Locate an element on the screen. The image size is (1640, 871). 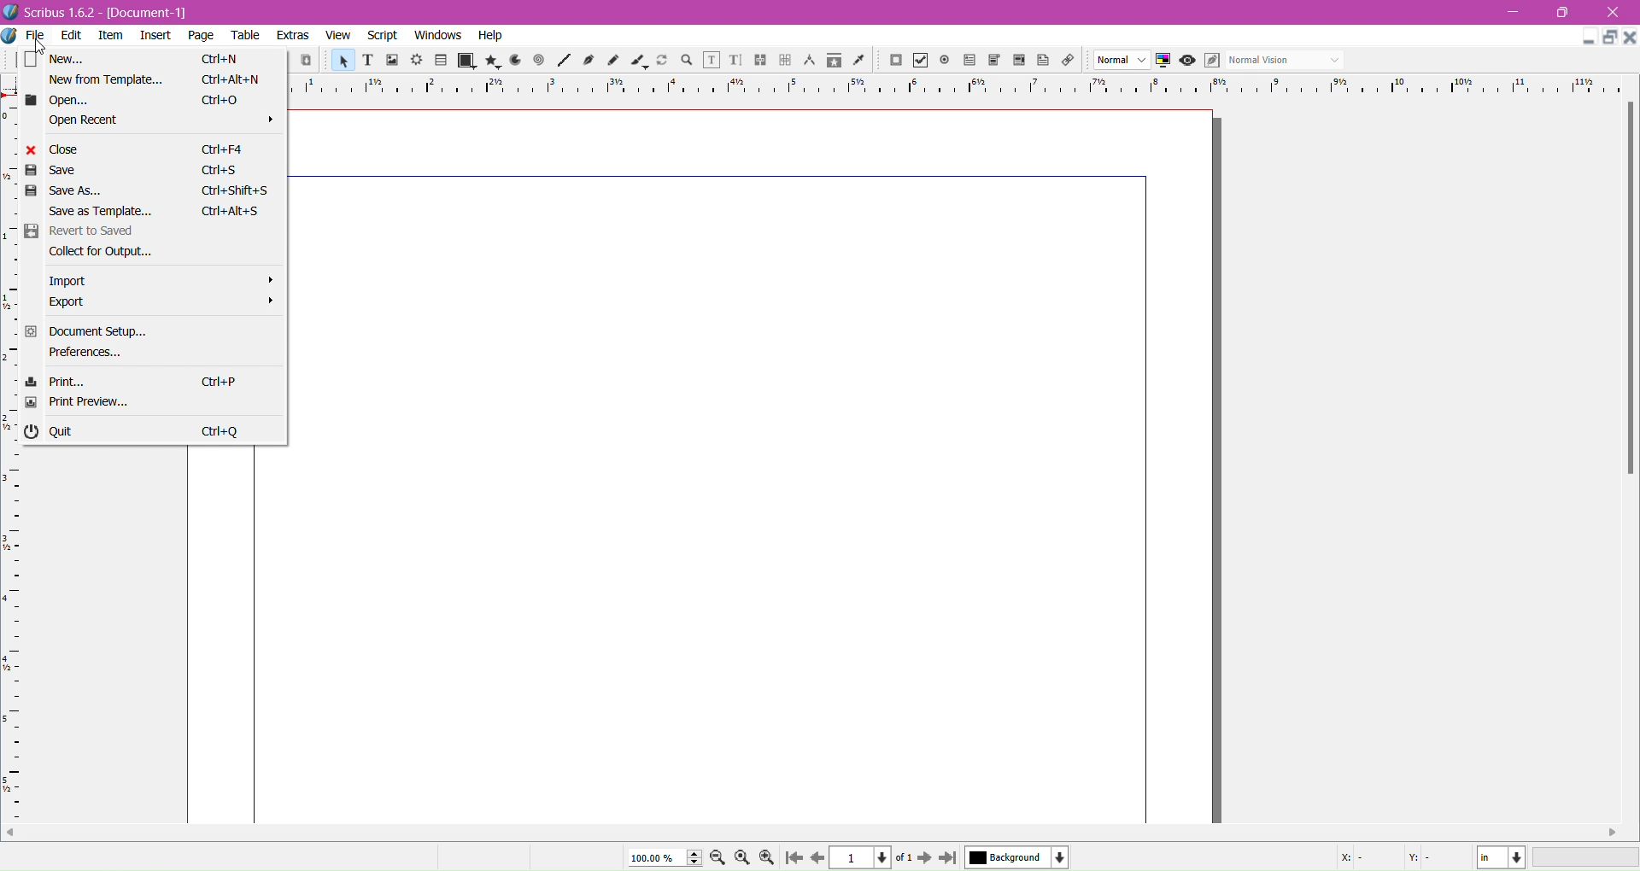
Vertical Scroll Bar is located at coordinates (1629, 295).